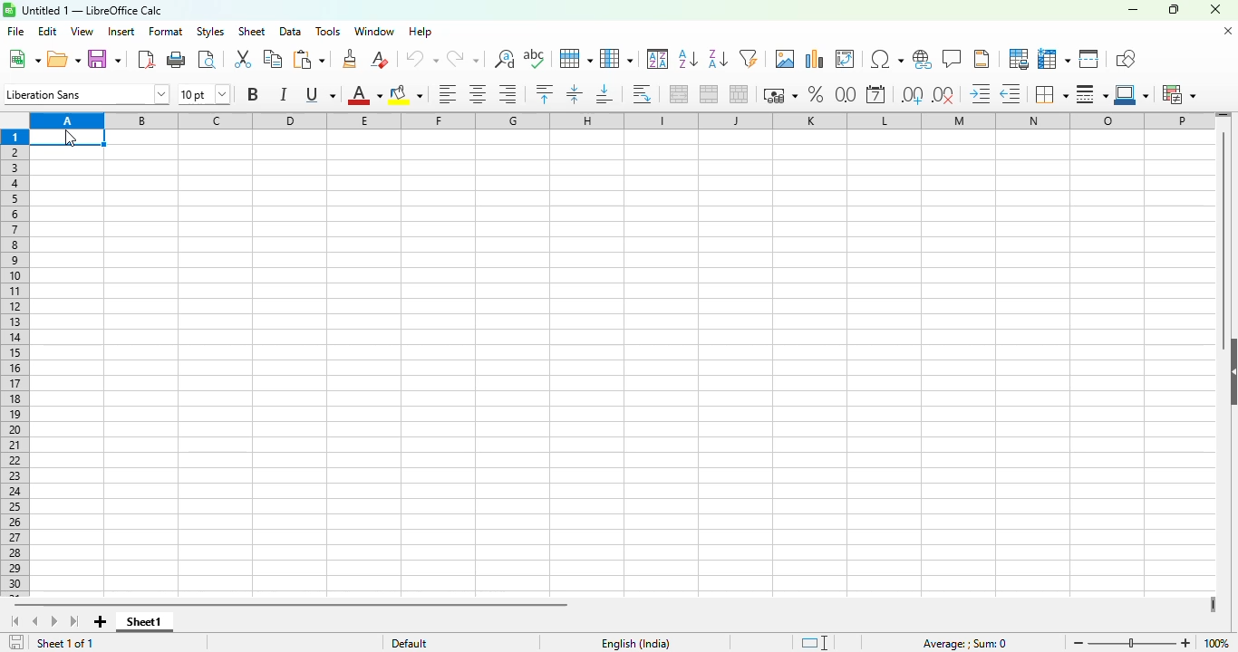 Image resolution: width=1238 pixels, height=652 pixels. Describe the element at coordinates (9, 10) in the screenshot. I see `logo` at that location.